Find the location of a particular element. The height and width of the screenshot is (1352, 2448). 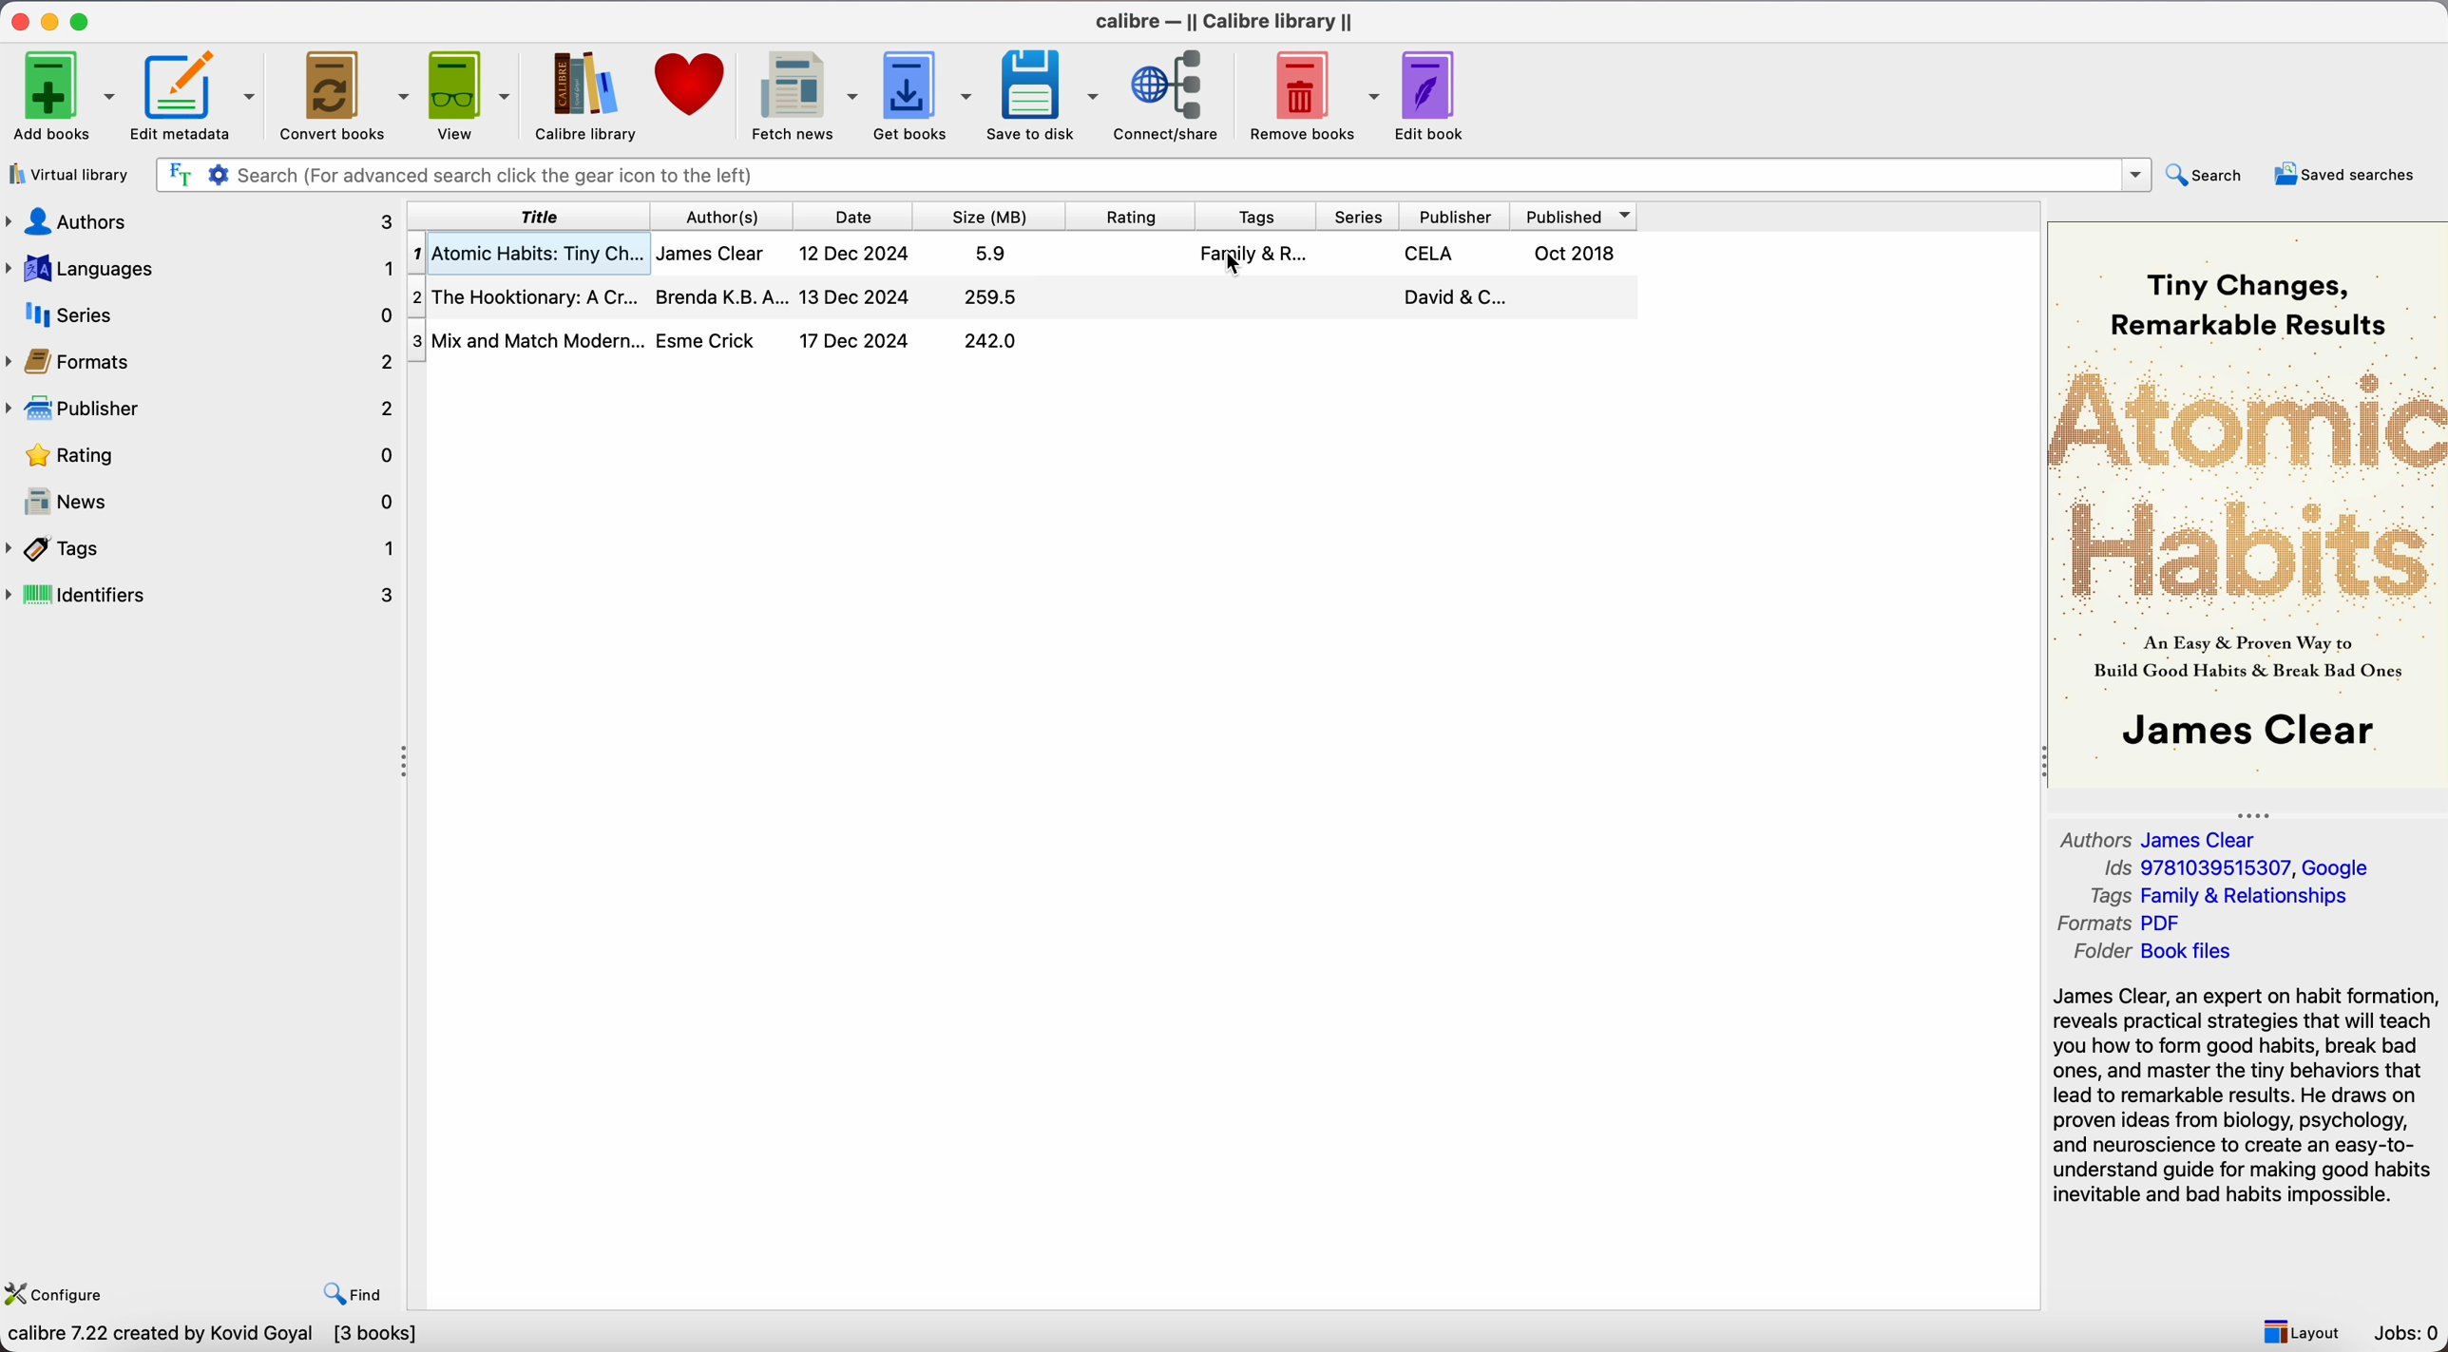

virtual library is located at coordinates (70, 176).